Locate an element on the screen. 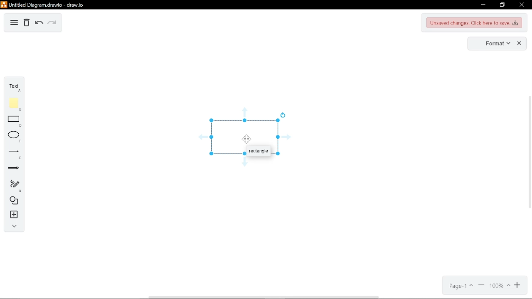  rectangle is located at coordinates (259, 151).